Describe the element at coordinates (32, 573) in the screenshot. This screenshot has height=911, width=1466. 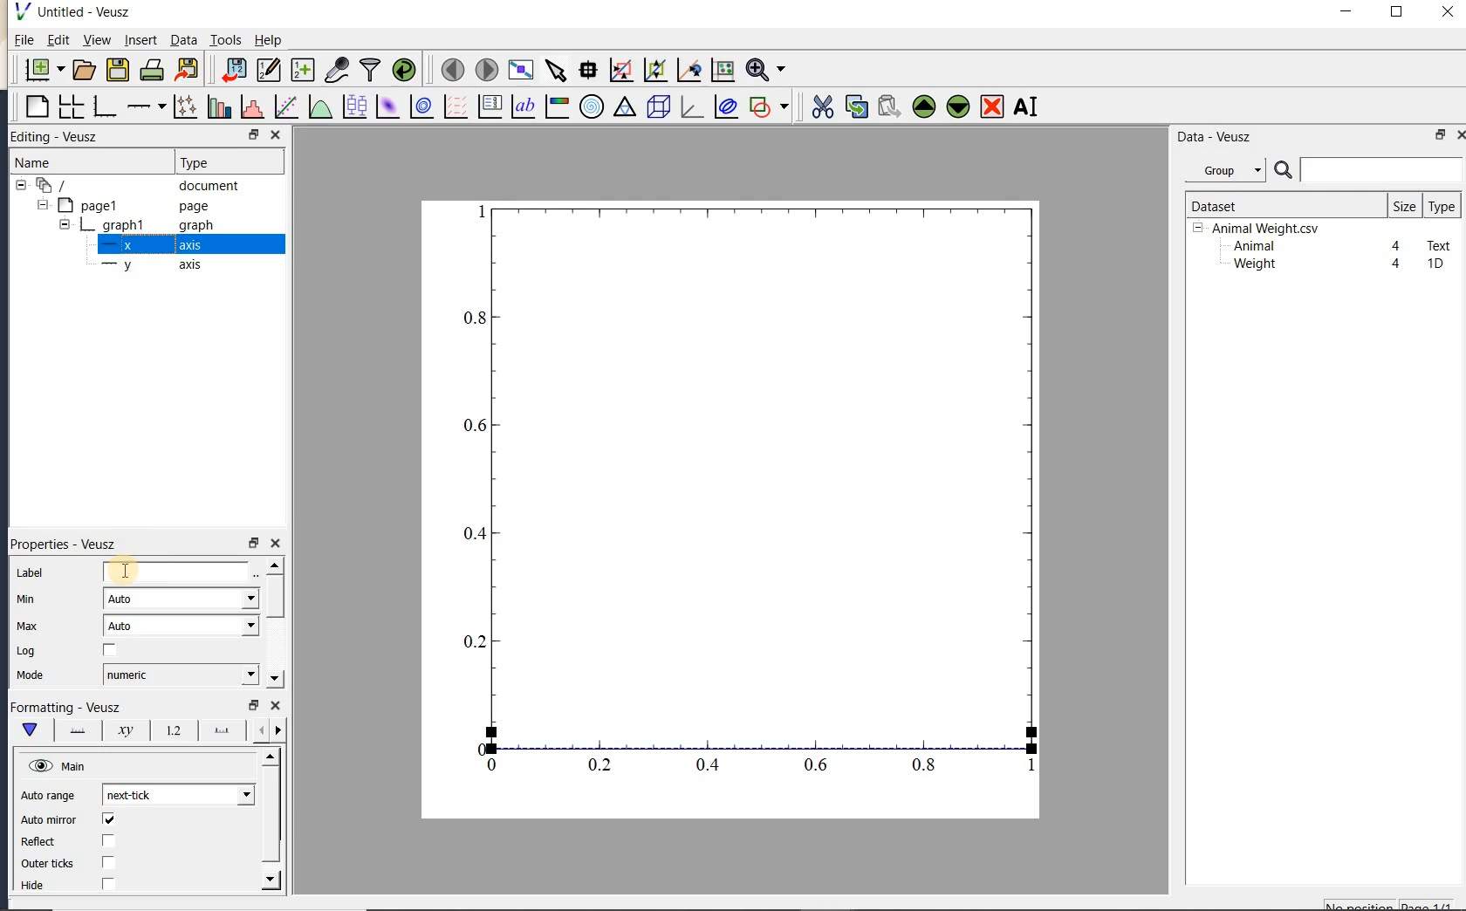
I see `Label` at that location.